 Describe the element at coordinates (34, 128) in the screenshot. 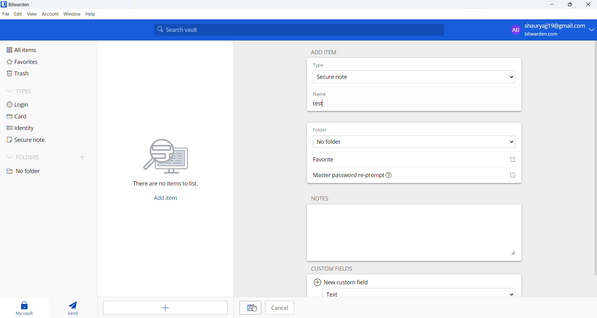

I see `identity` at that location.